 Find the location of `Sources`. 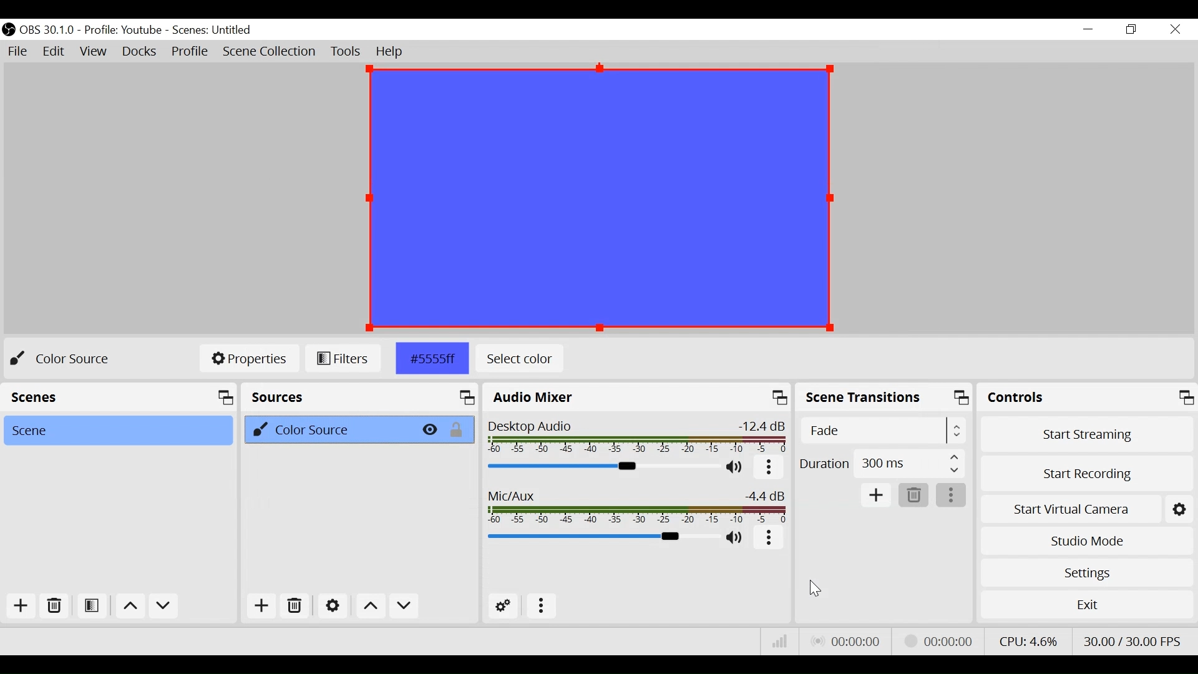

Sources is located at coordinates (361, 399).